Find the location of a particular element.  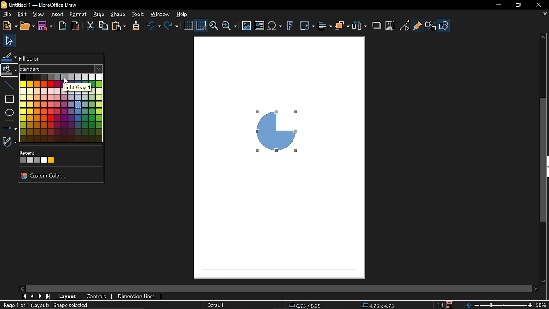

Toggle extrusion is located at coordinates (431, 26).